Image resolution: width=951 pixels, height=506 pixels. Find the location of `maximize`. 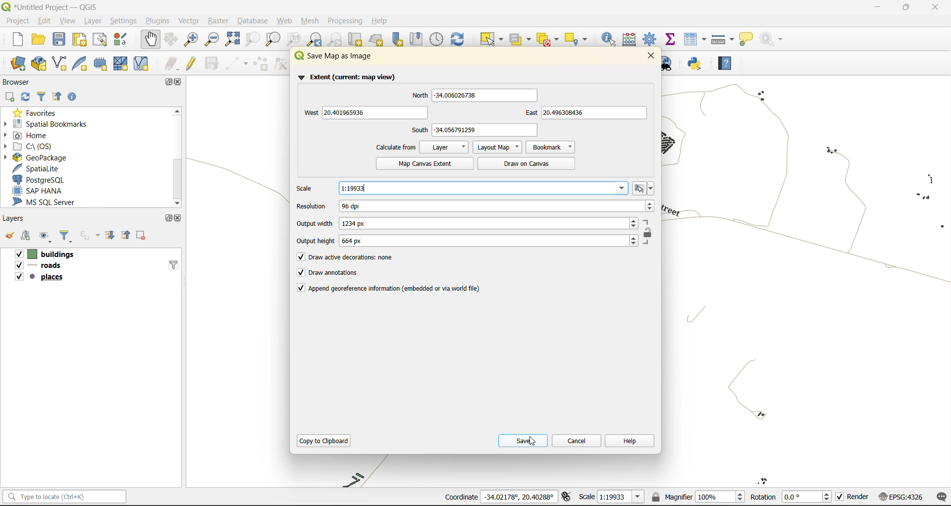

maximize is located at coordinates (906, 7).